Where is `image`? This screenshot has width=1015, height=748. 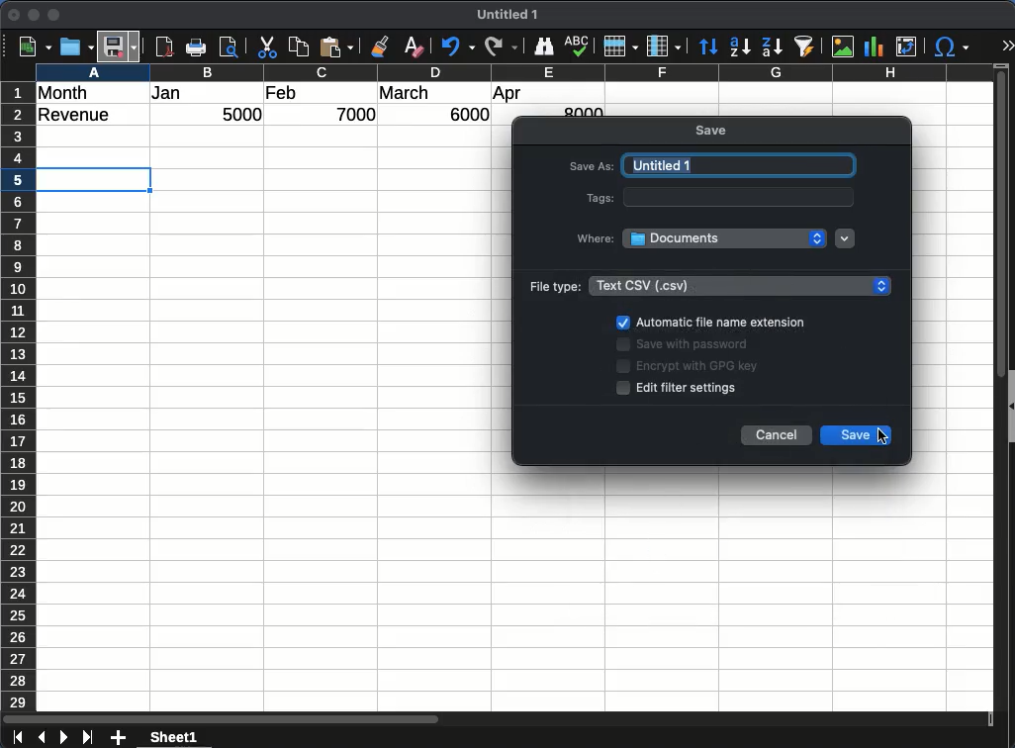 image is located at coordinates (842, 47).